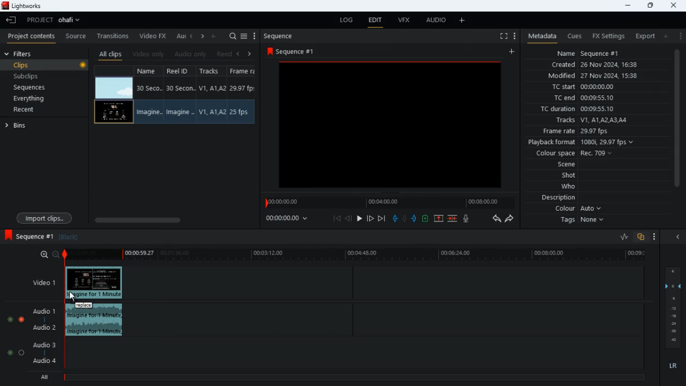 This screenshot has width=686, height=386. I want to click on metadata, so click(540, 36).